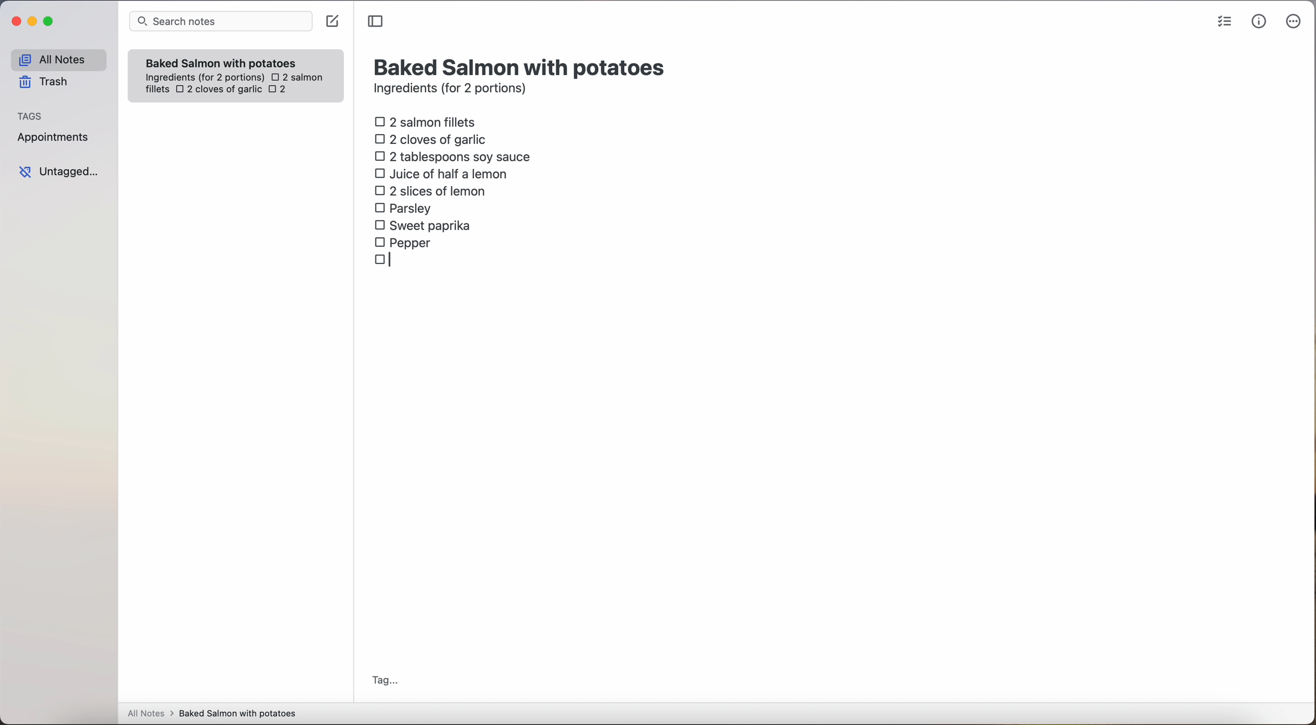 The width and height of the screenshot is (1316, 725). What do you see at coordinates (158, 90) in the screenshot?
I see `fillets` at bounding box center [158, 90].